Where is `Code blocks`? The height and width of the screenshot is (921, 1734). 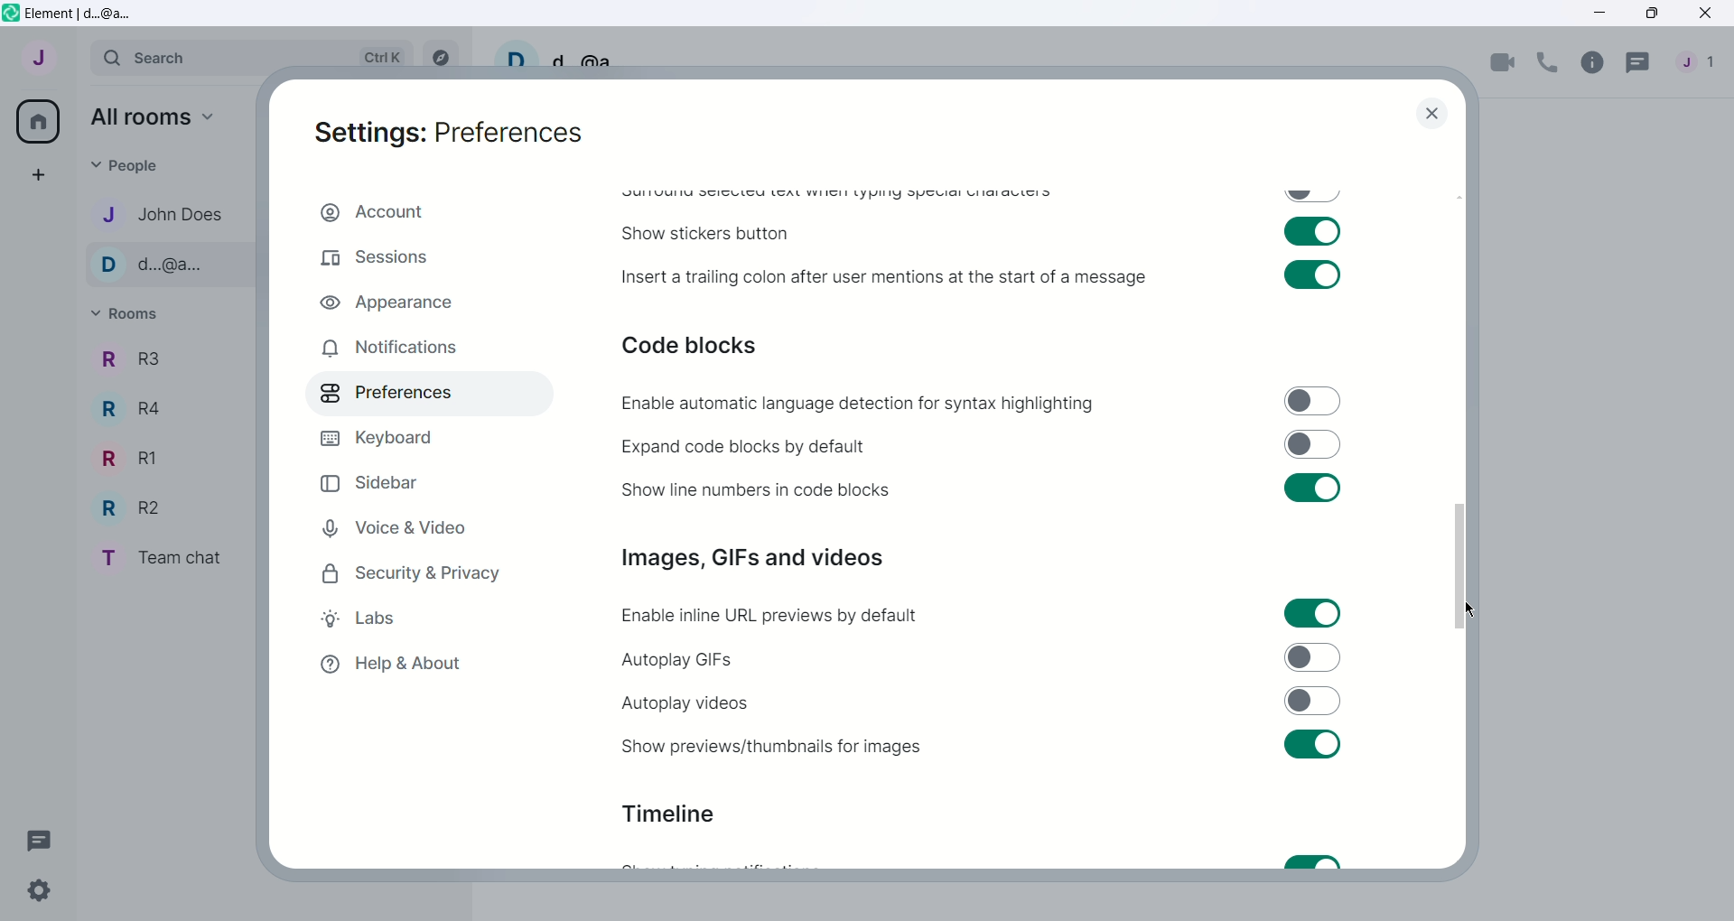 Code blocks is located at coordinates (691, 344).